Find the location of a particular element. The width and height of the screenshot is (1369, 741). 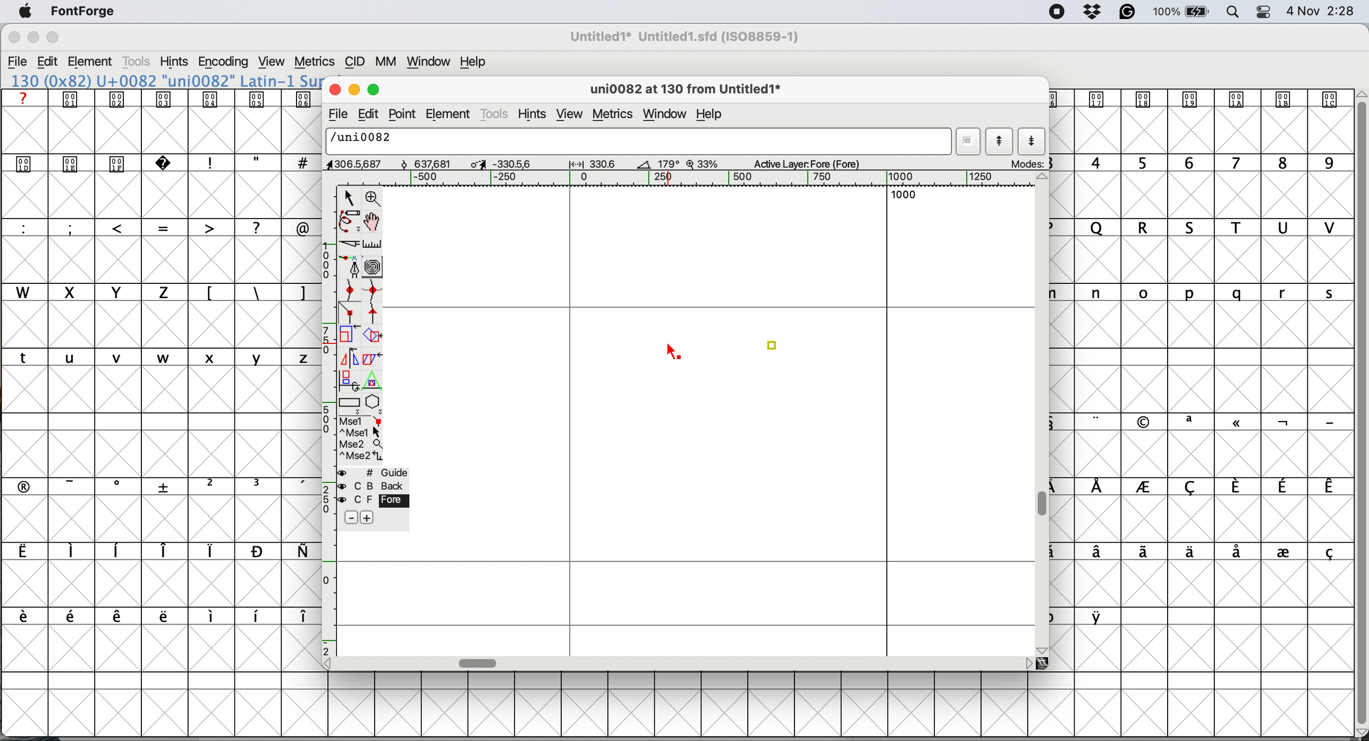

numbers is located at coordinates (1204, 162).